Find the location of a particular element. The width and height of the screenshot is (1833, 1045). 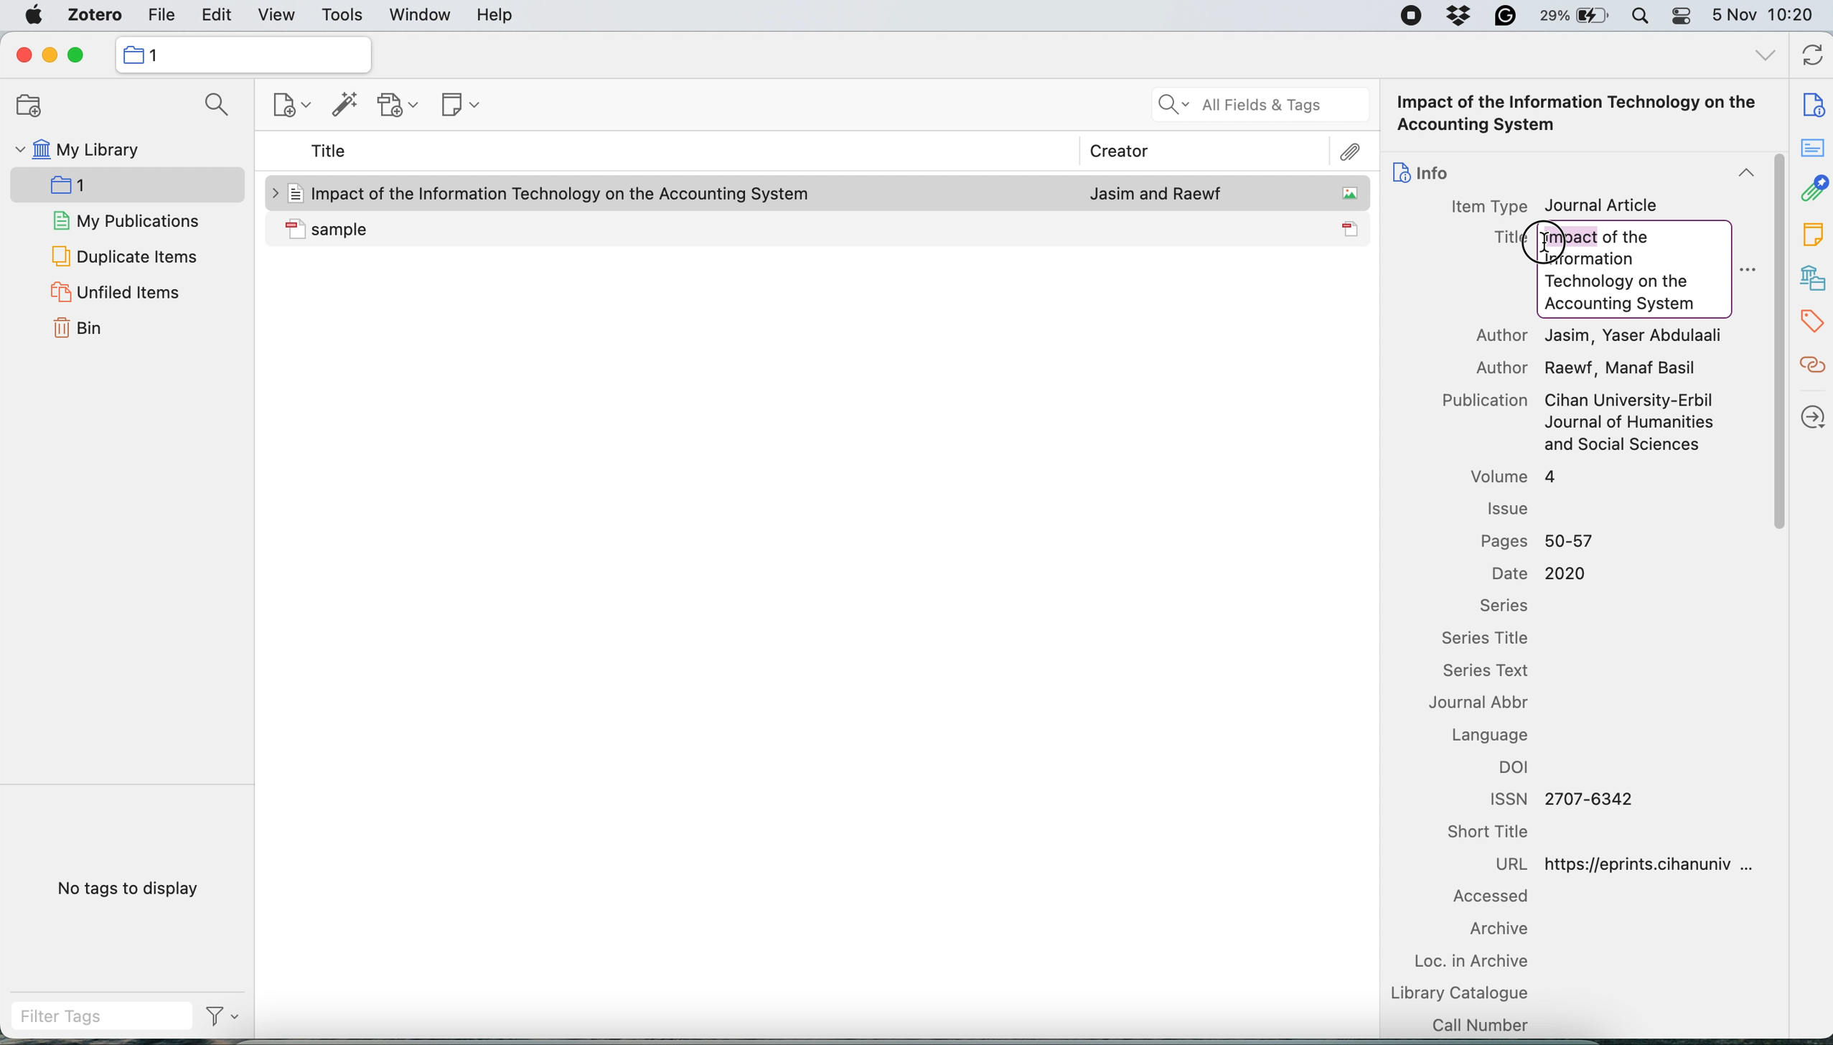

tools is located at coordinates (345, 15).